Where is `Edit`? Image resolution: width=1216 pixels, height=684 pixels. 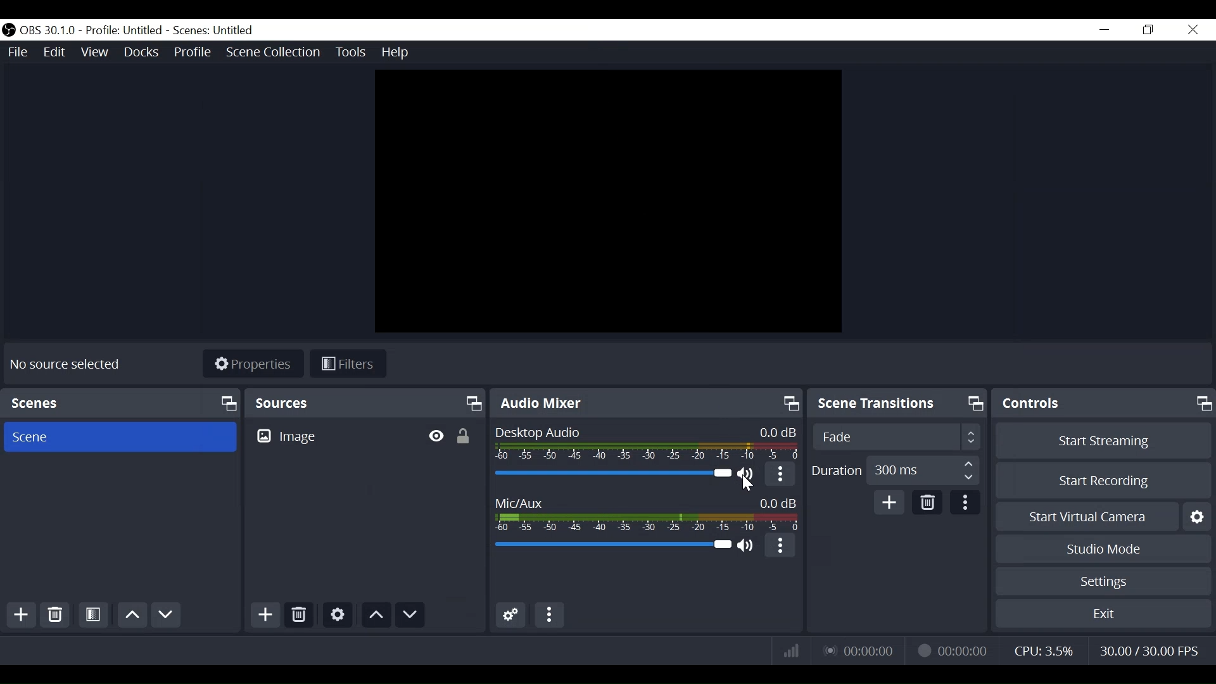 Edit is located at coordinates (54, 53).